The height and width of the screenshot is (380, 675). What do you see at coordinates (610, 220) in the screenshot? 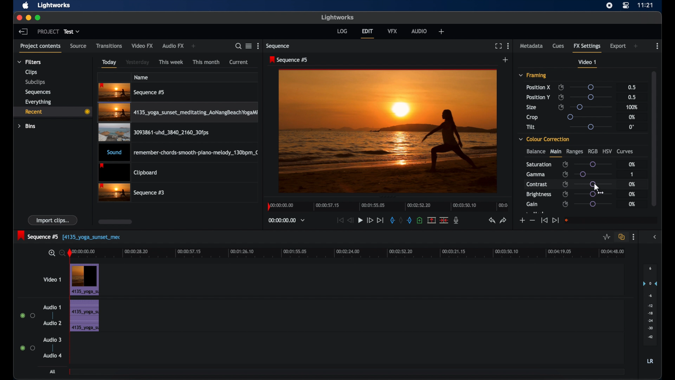
I see `empty field` at bounding box center [610, 220].